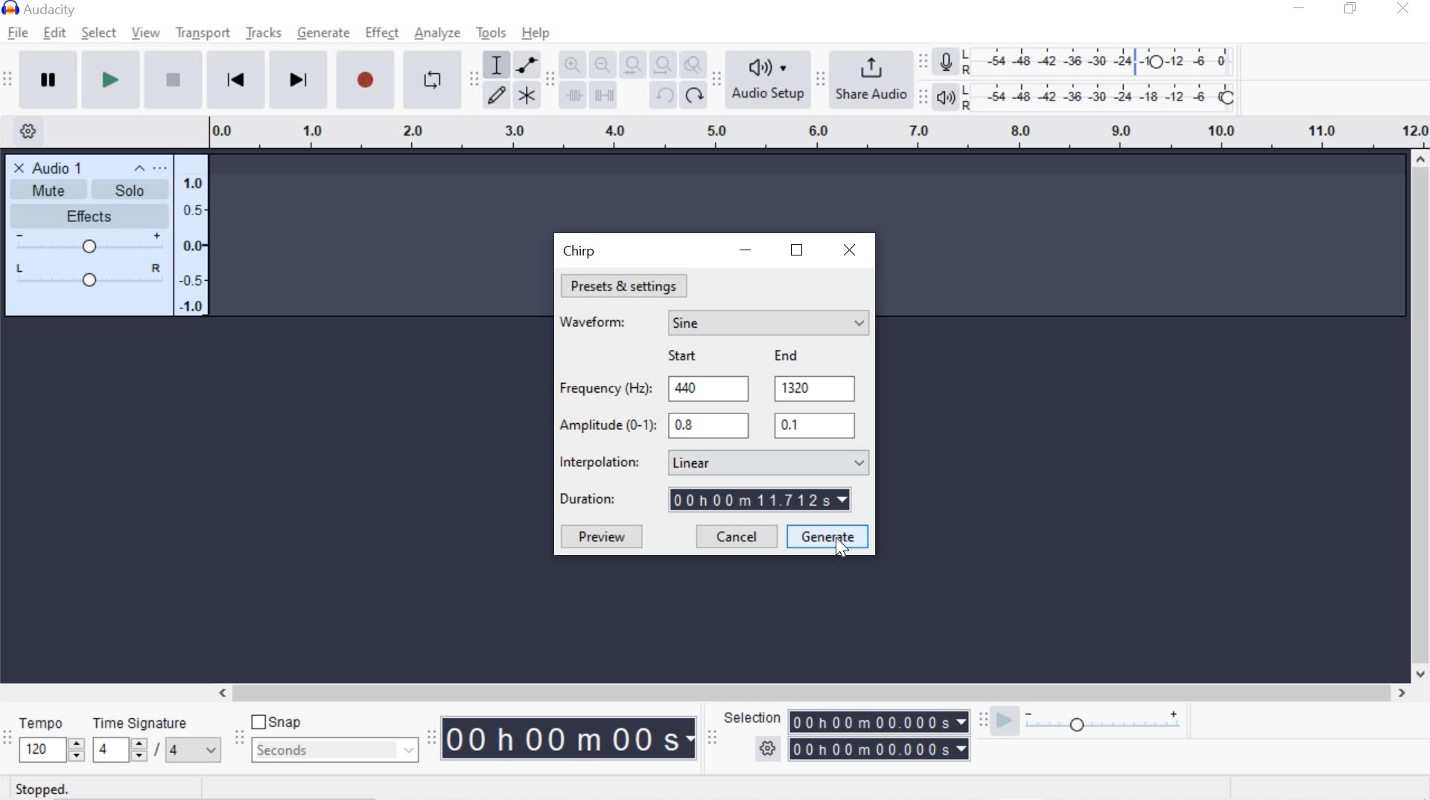 The height and width of the screenshot is (800, 1430). Describe the element at coordinates (51, 737) in the screenshot. I see `Tempo` at that location.